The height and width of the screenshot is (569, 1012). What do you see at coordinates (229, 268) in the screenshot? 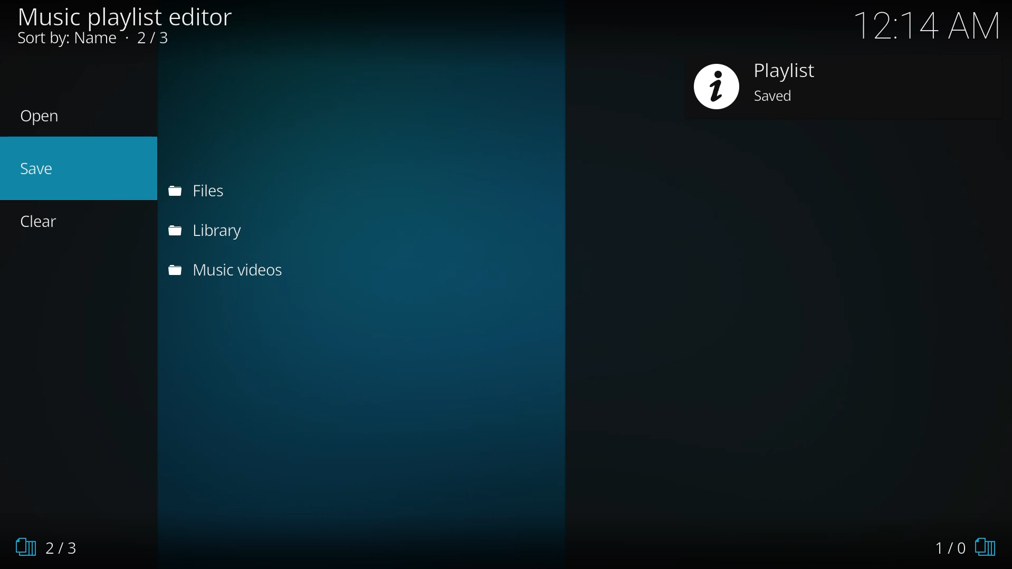
I see `music videos` at bounding box center [229, 268].